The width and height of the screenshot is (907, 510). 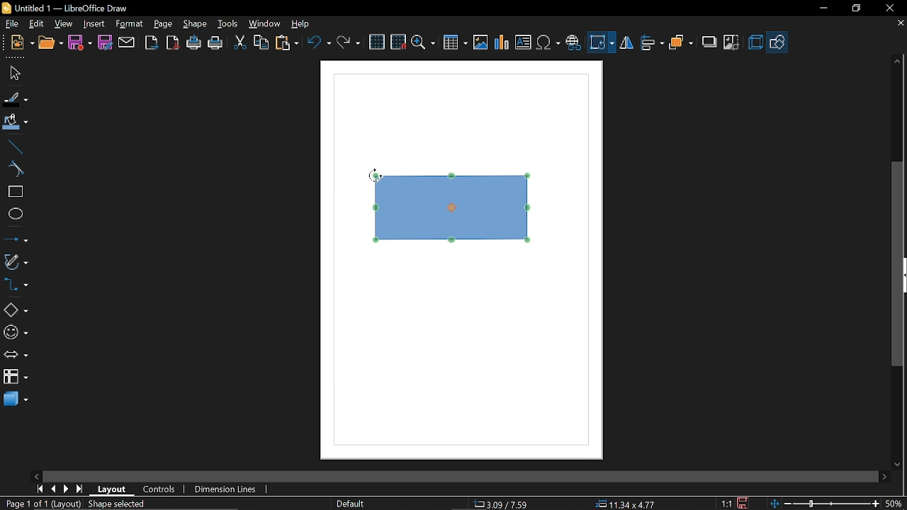 I want to click on Zoom, so click(x=423, y=43).